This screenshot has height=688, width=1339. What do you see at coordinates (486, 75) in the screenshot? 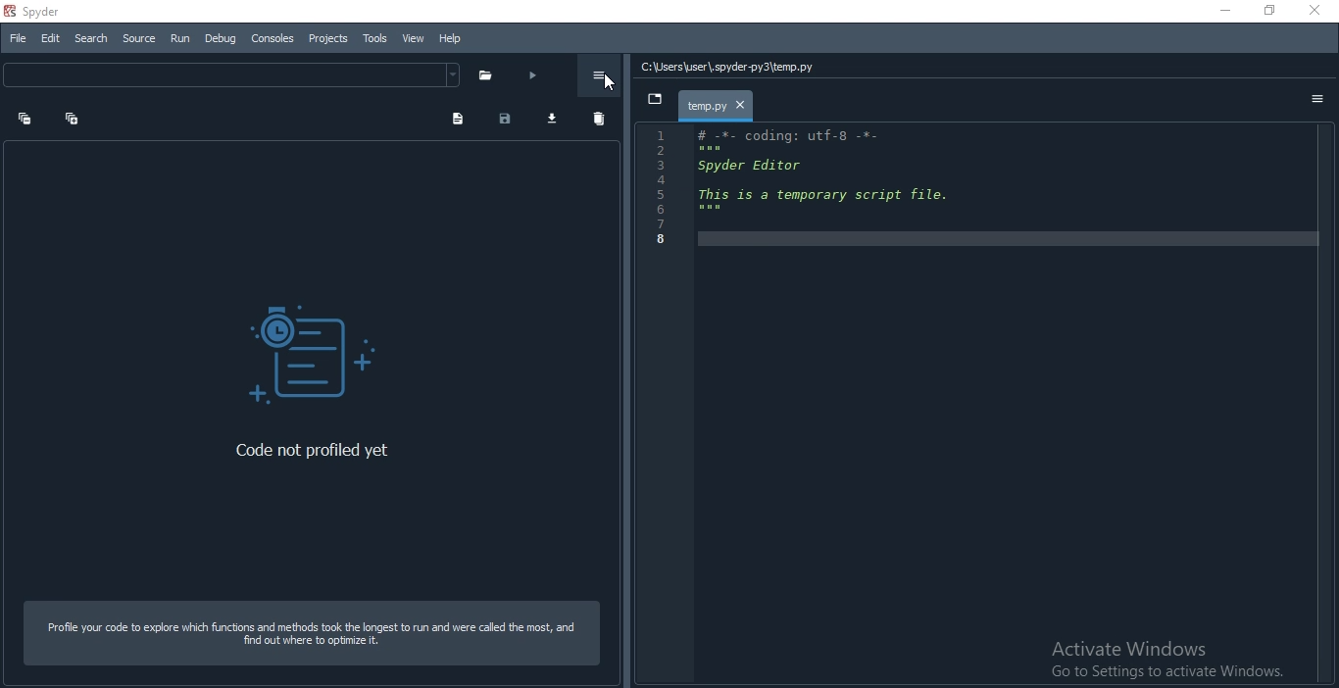
I see `folder` at bounding box center [486, 75].